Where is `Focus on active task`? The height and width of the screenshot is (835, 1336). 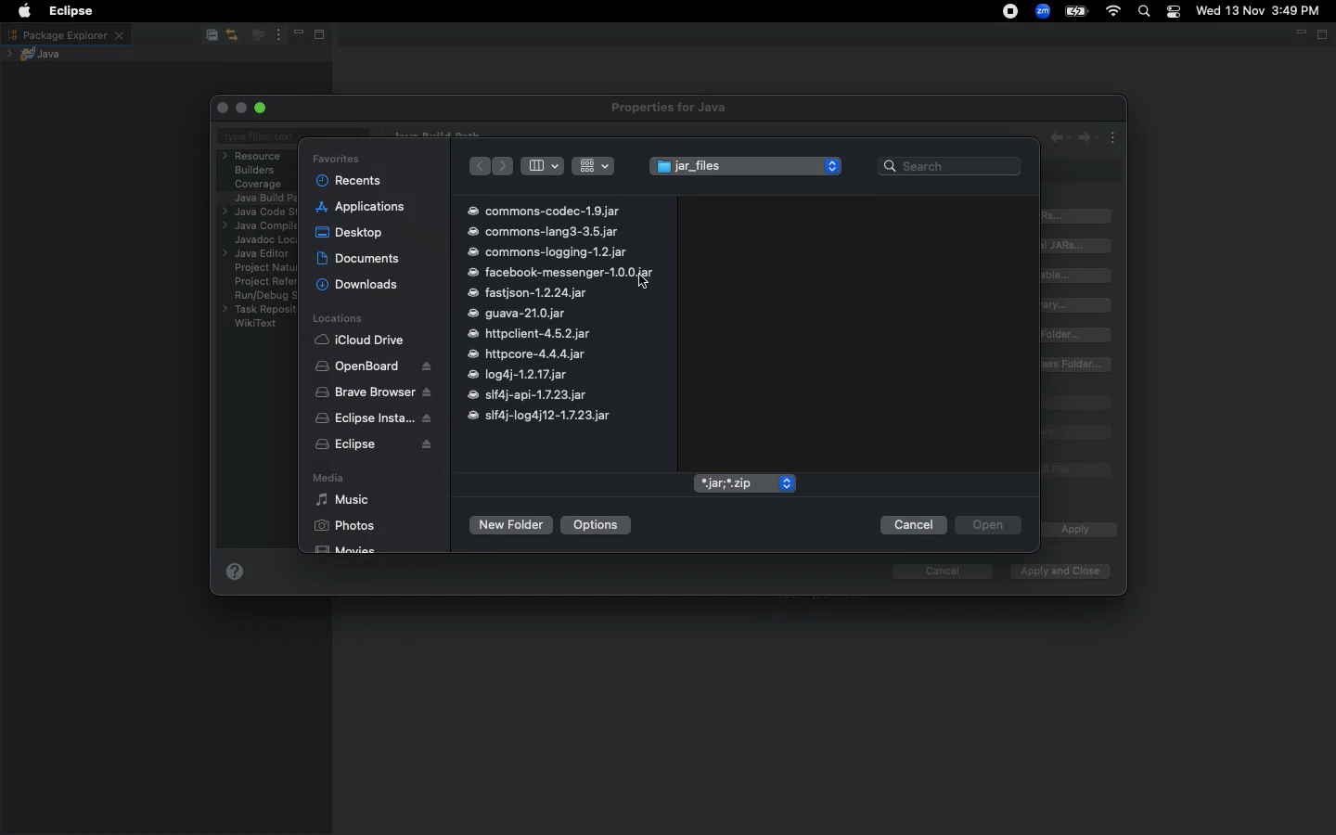 Focus on active task is located at coordinates (256, 36).